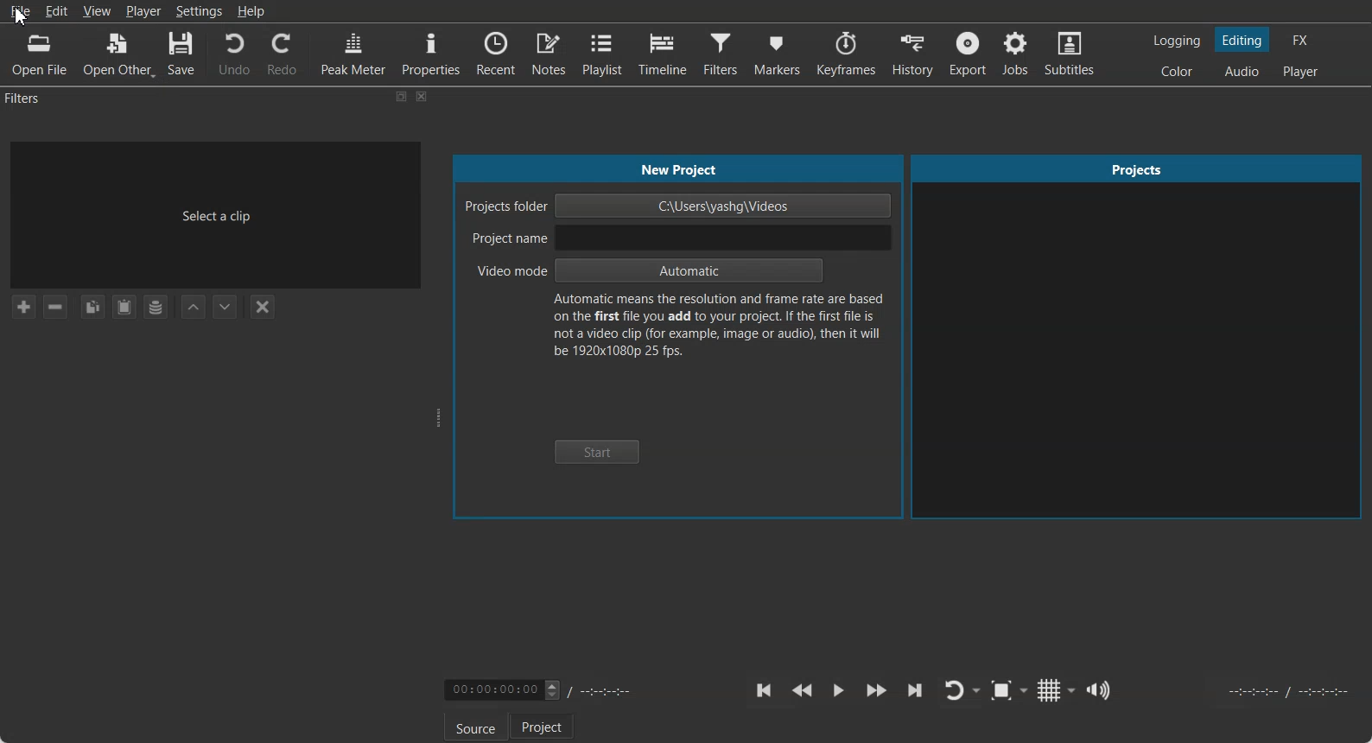  Describe the element at coordinates (765, 689) in the screenshot. I see `Skip to the previous point` at that location.